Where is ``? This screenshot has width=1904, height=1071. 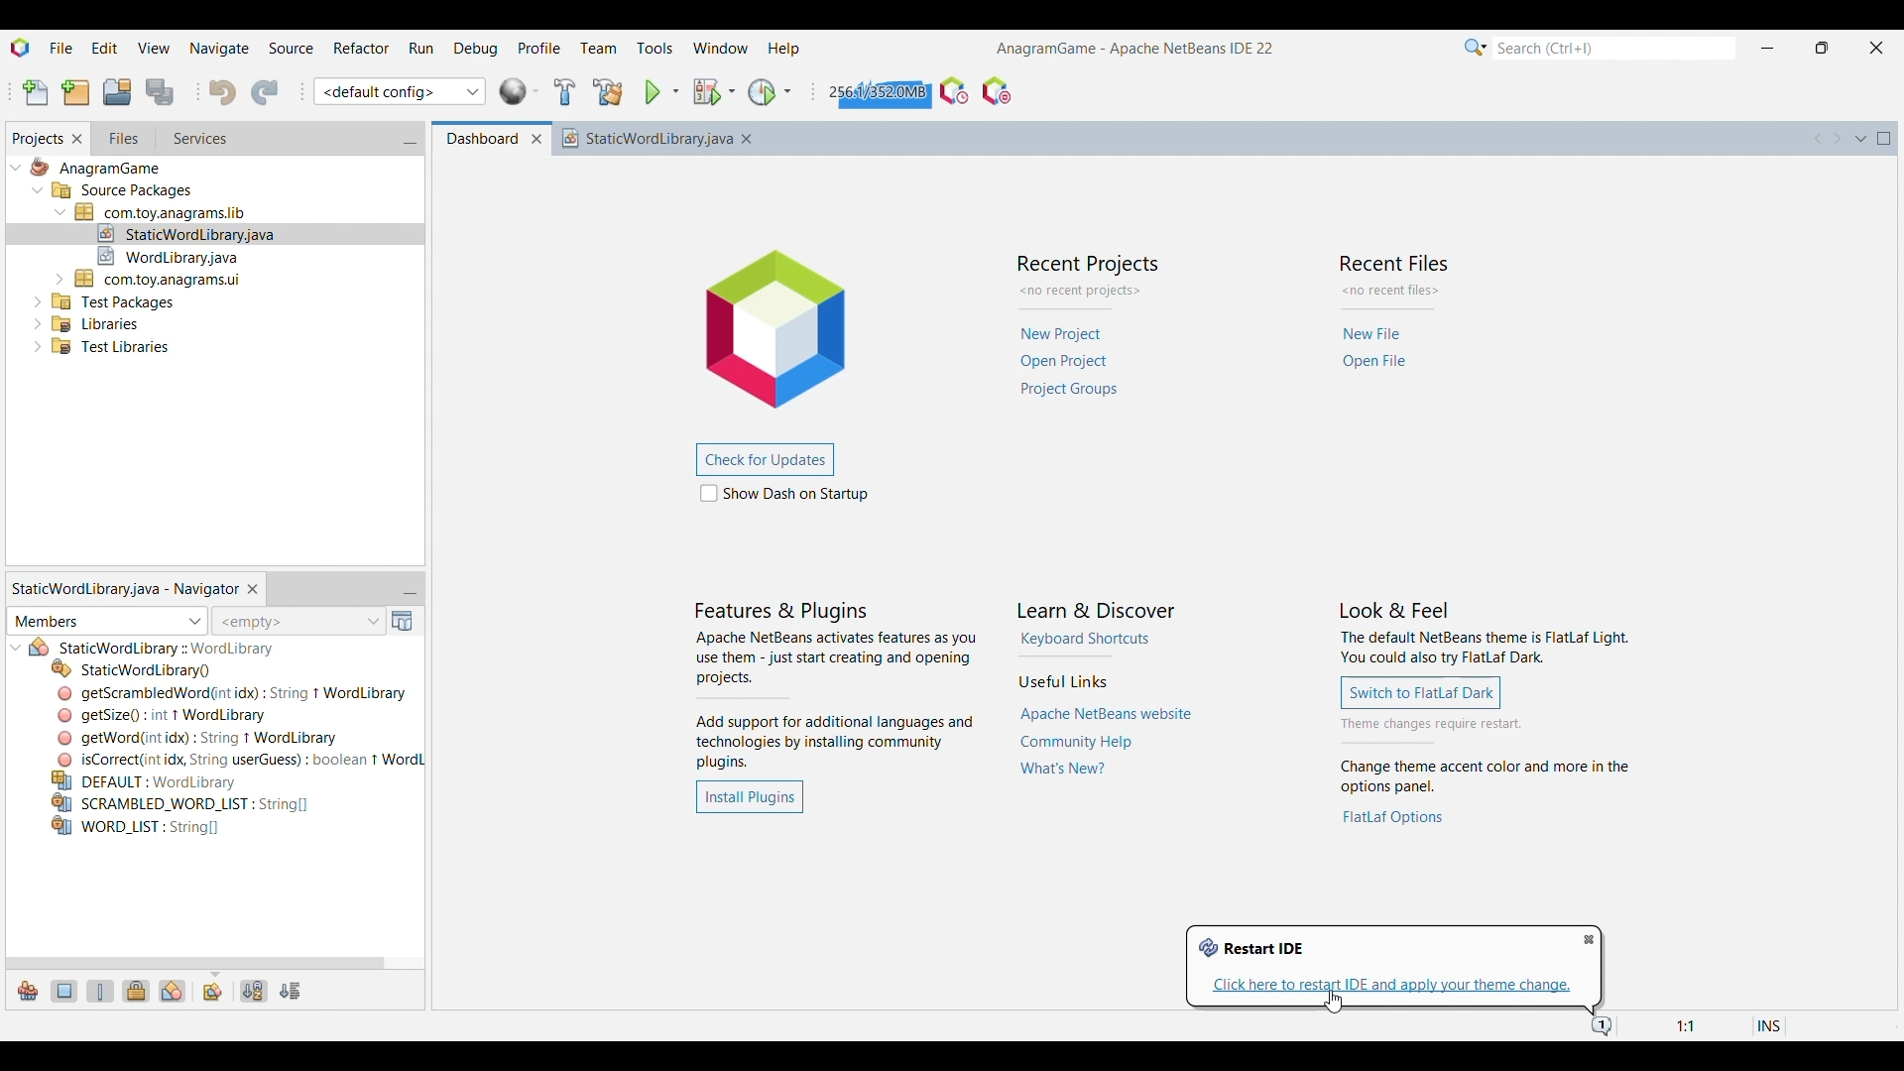  is located at coordinates (106, 350).